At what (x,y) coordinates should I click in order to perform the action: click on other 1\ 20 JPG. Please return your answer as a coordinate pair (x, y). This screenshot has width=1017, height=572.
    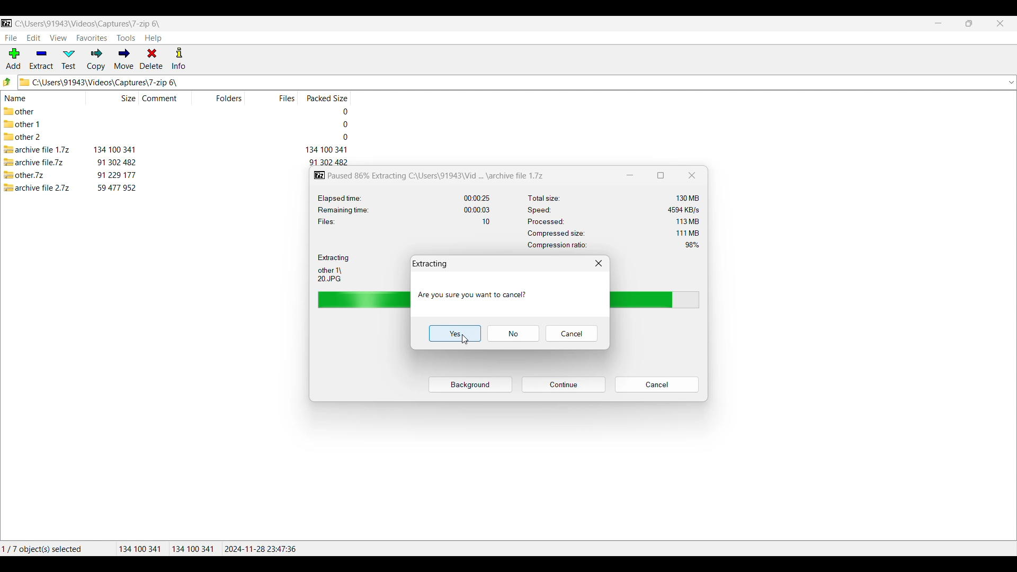
    Looking at the image, I should click on (329, 274).